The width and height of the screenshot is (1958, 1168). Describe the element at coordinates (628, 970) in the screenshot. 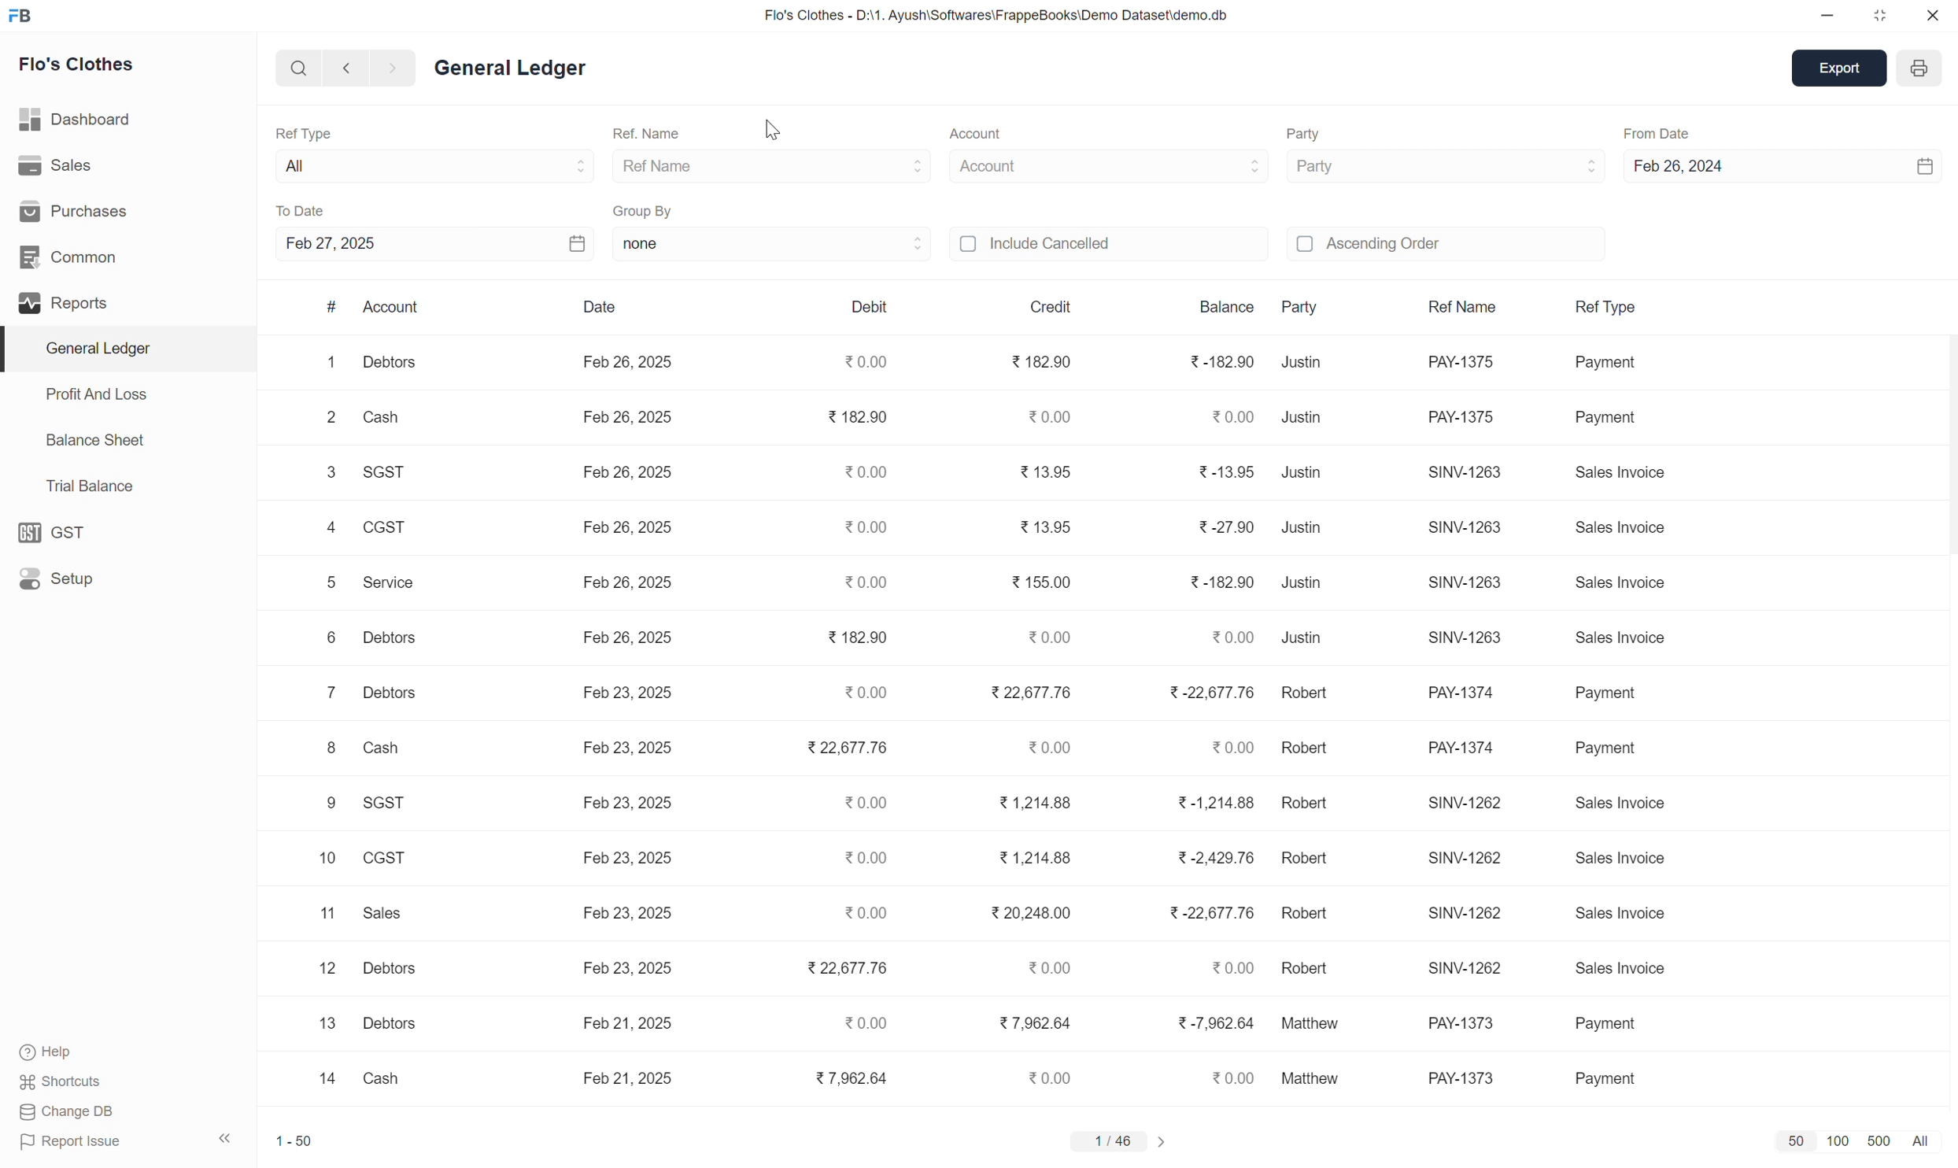

I see `feb 26, 2025` at that location.